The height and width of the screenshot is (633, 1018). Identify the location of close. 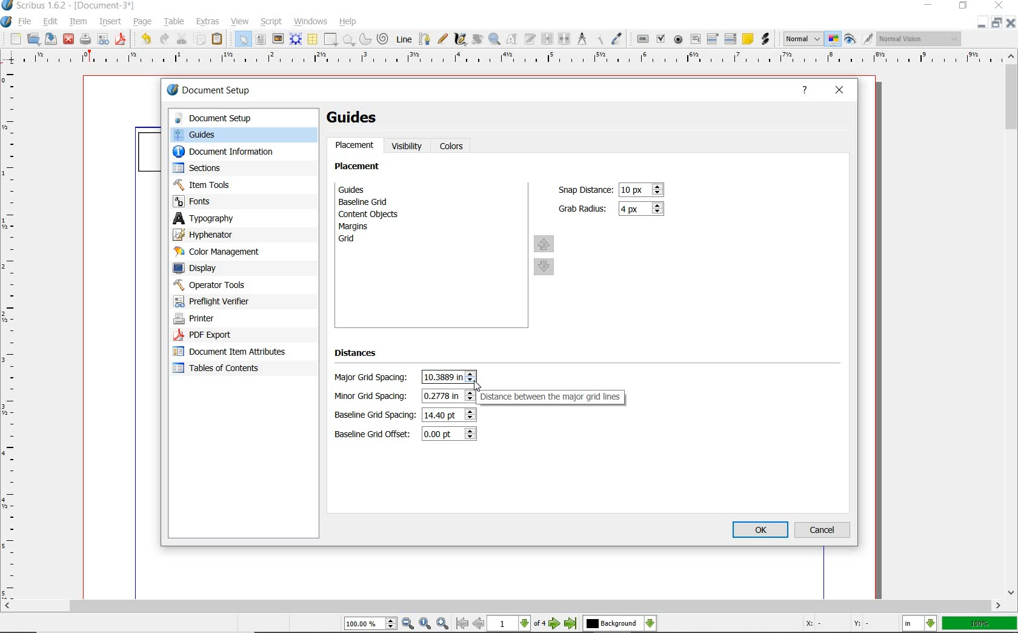
(840, 90).